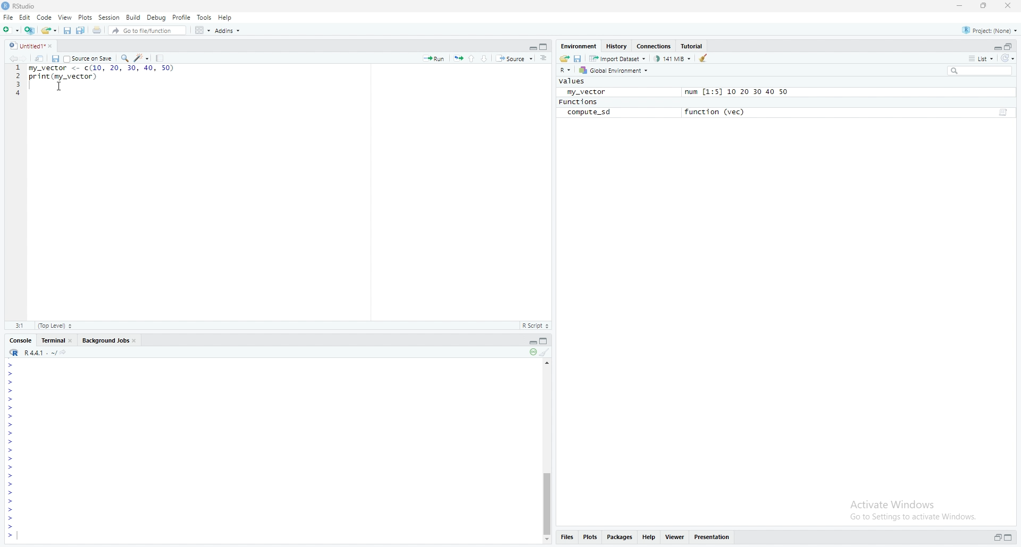 The height and width of the screenshot is (547, 1021). I want to click on Prompt cursor, so click(11, 390).